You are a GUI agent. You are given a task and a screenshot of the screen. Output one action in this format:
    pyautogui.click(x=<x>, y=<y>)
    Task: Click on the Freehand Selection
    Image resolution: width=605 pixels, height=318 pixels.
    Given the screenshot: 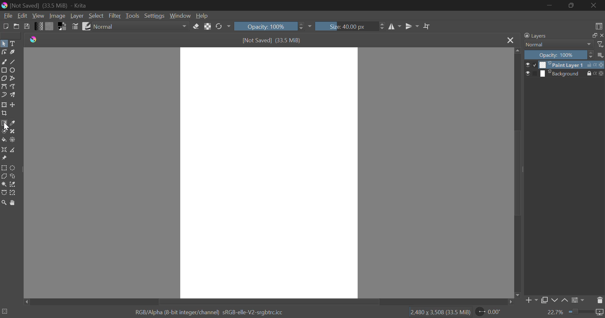 What is the action you would take?
    pyautogui.click(x=13, y=176)
    